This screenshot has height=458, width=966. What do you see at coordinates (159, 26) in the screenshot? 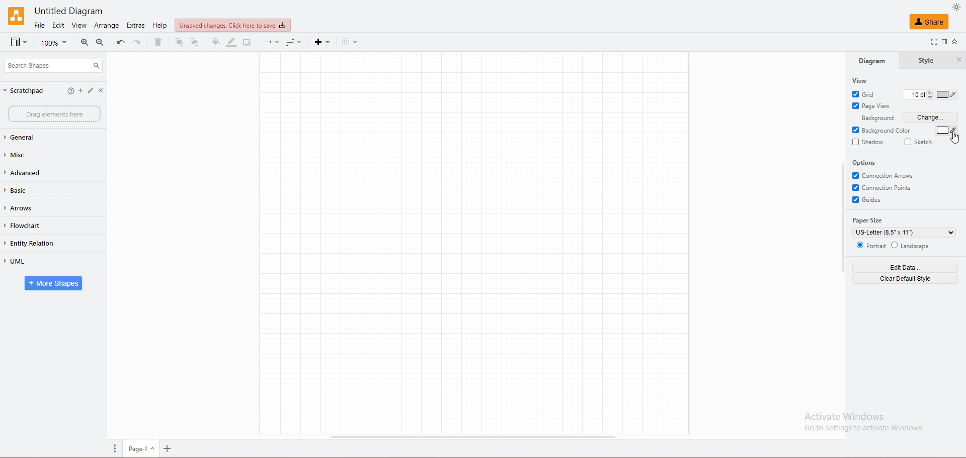
I see `help` at bounding box center [159, 26].